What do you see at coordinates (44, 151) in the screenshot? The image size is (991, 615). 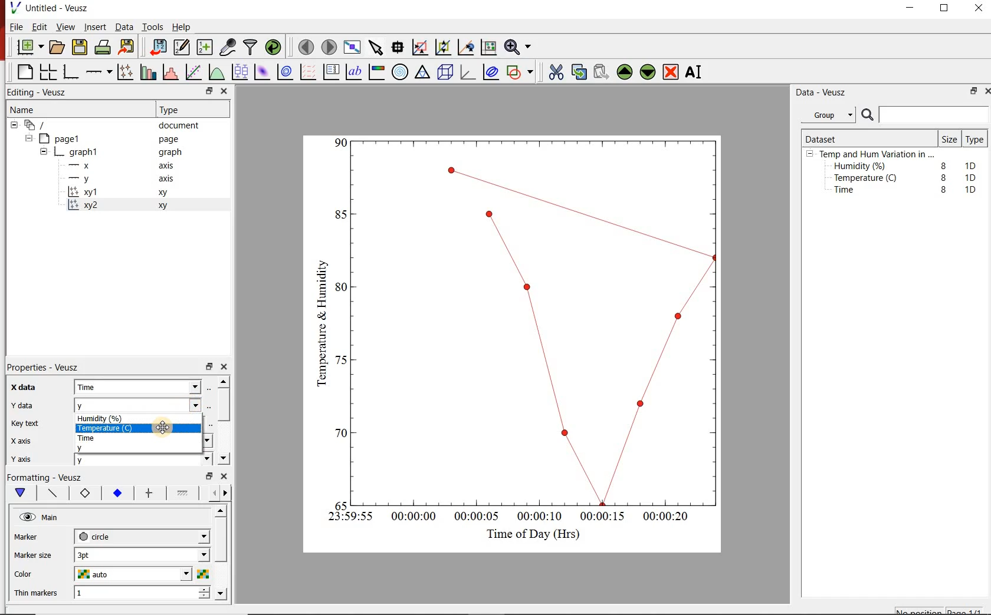 I see `hide sub menu` at bounding box center [44, 151].